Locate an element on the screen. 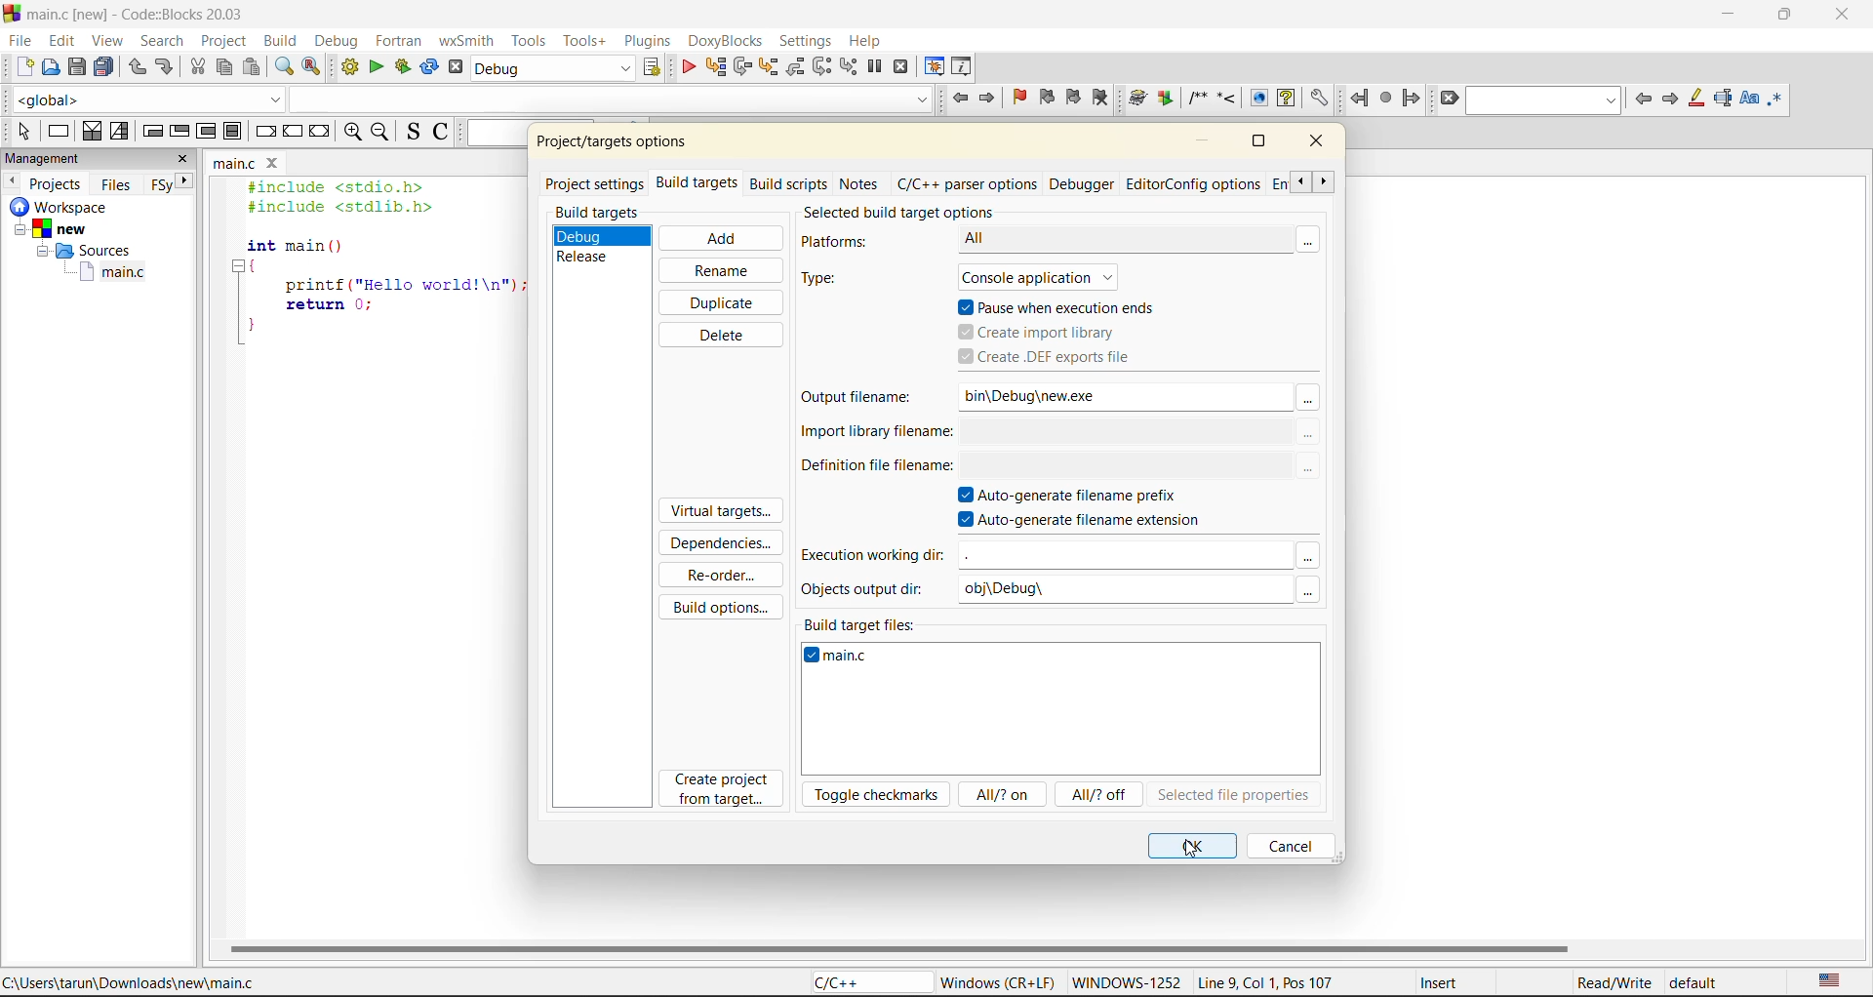 Image resolution: width=1873 pixels, height=997 pixels. counting loop is located at coordinates (206, 133).